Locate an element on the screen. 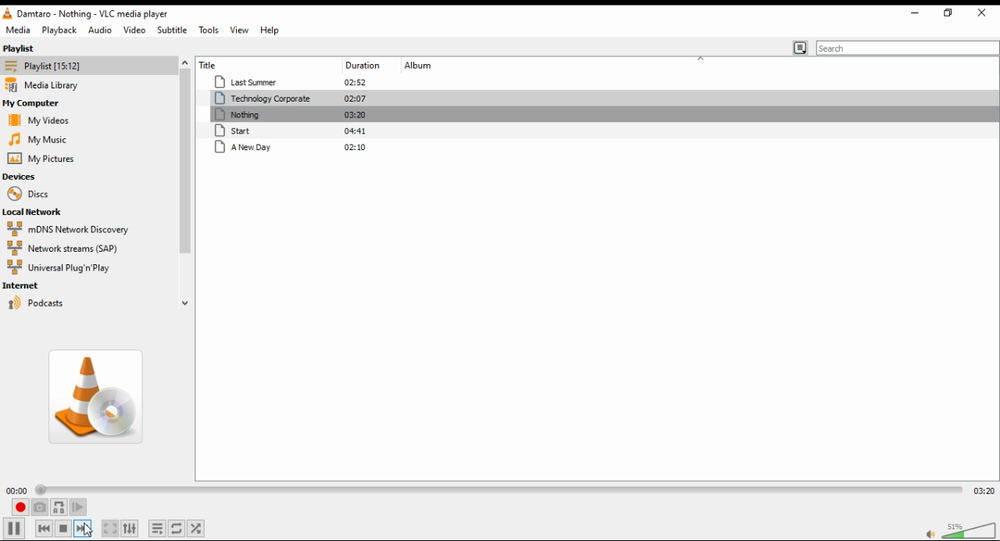  03:20 is located at coordinates (984, 491).